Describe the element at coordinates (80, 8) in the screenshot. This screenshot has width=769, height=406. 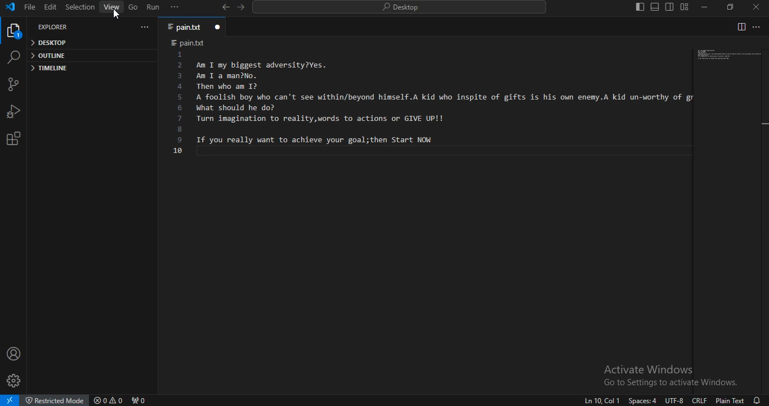
I see `selection` at that location.